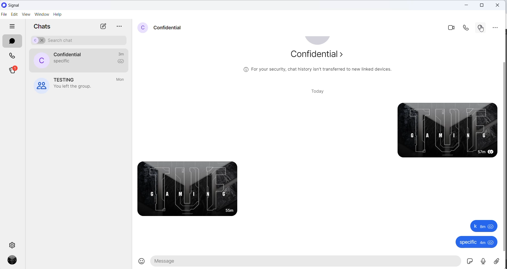 The height and width of the screenshot is (269, 507). What do you see at coordinates (472, 242) in the screenshot?
I see `specific` at bounding box center [472, 242].